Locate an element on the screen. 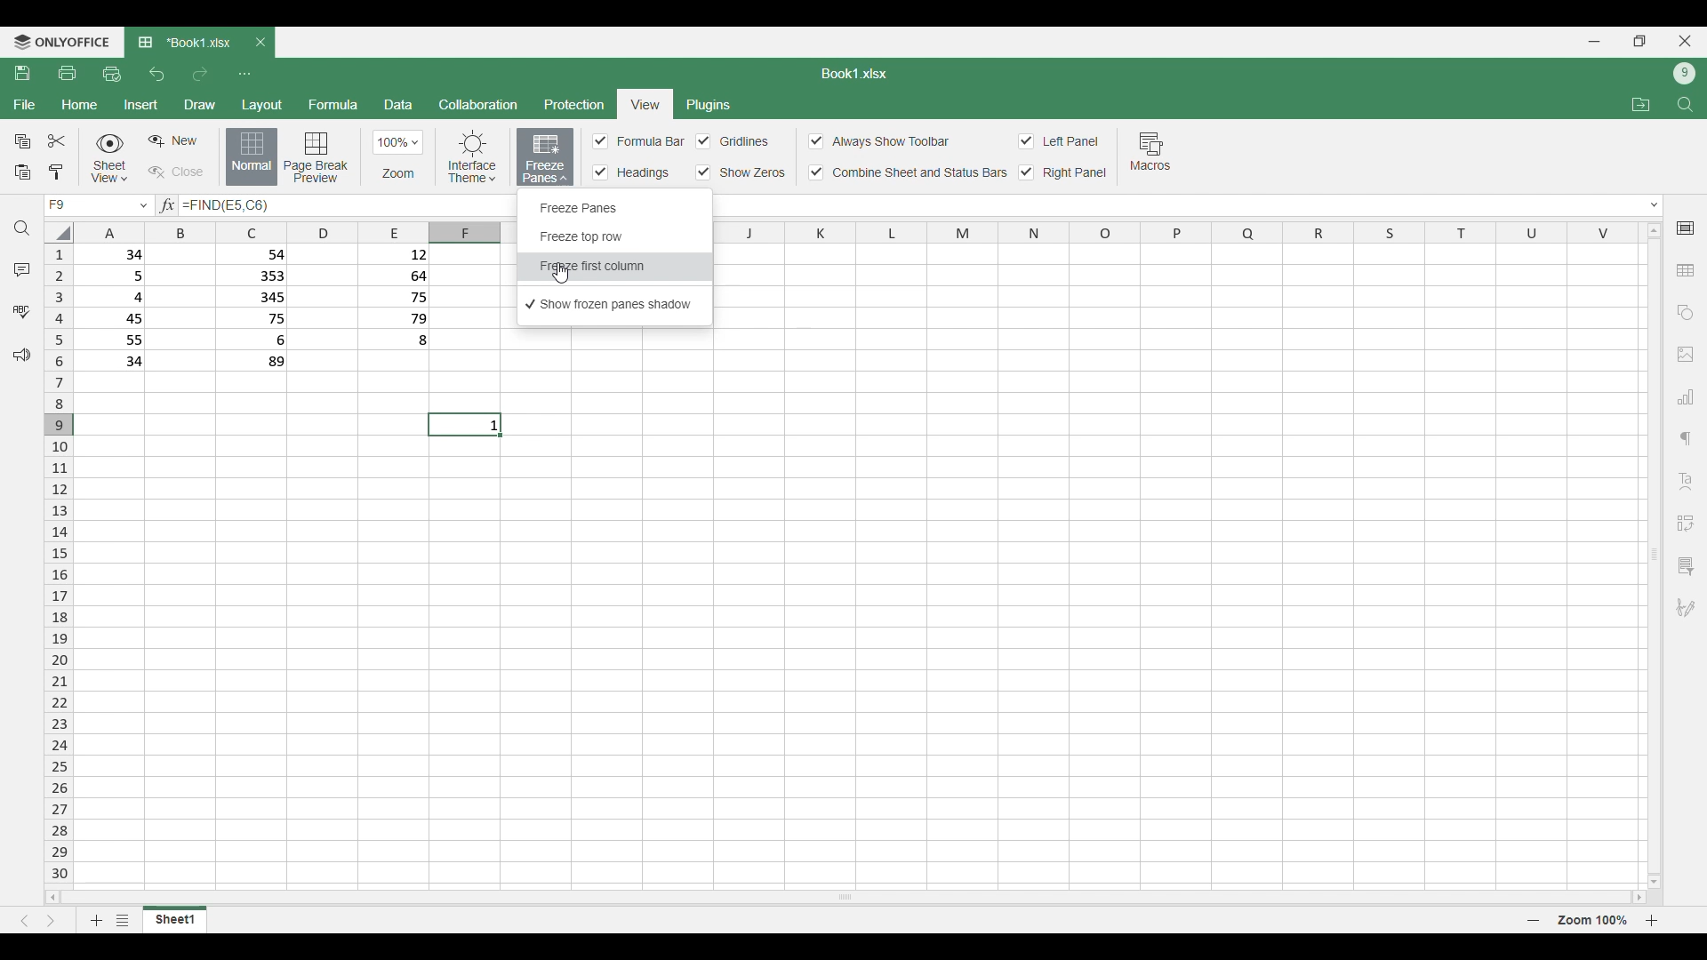 The image size is (1707, 960). Expand/Collapse is located at coordinates (1655, 205).